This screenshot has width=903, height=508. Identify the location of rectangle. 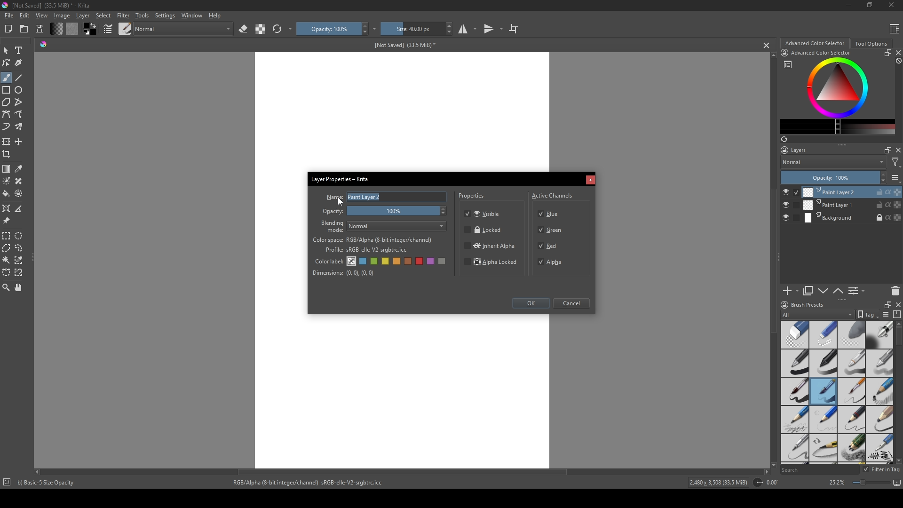
(7, 90).